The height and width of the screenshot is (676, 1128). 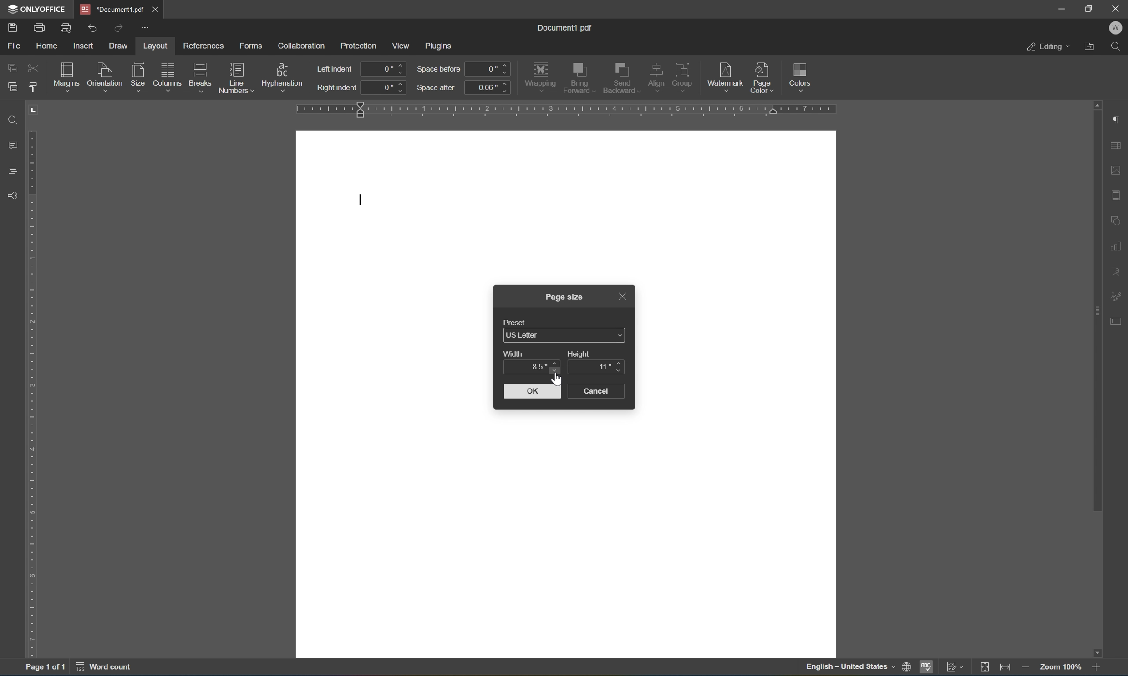 I want to click on 8.5 inches with active cursor, so click(x=539, y=368).